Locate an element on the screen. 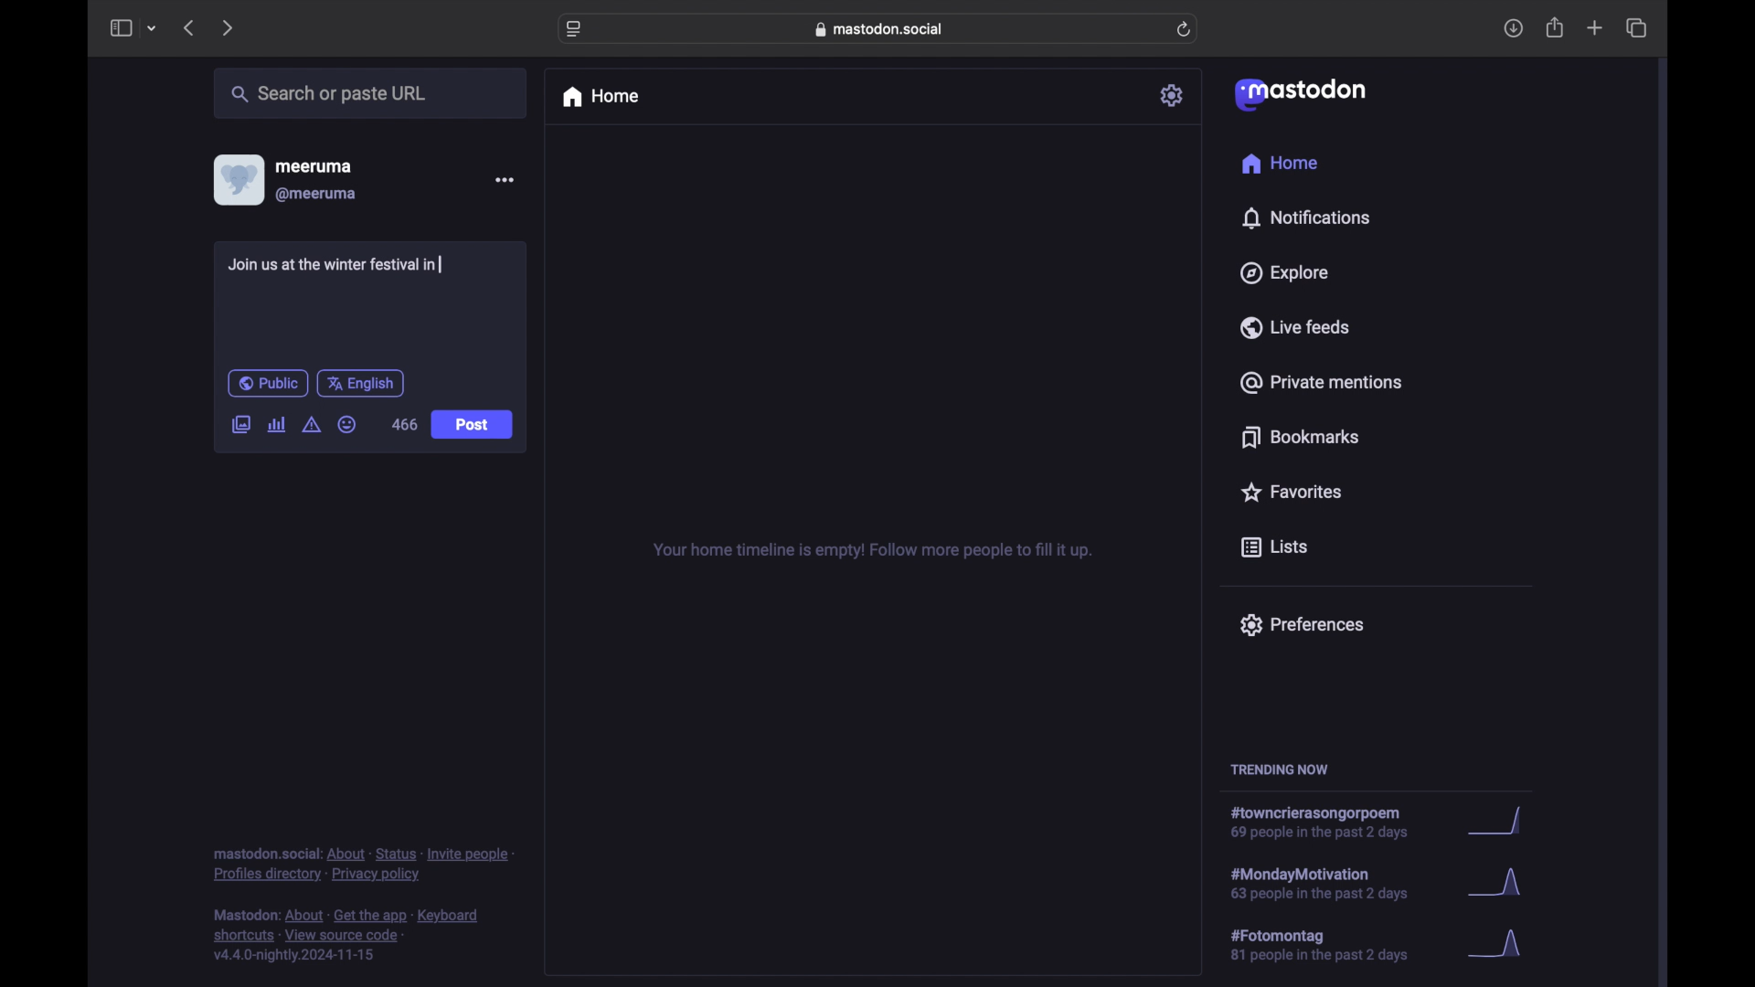 Image resolution: width=1755 pixels, height=987 pixels. private mentions is located at coordinates (1322, 382).